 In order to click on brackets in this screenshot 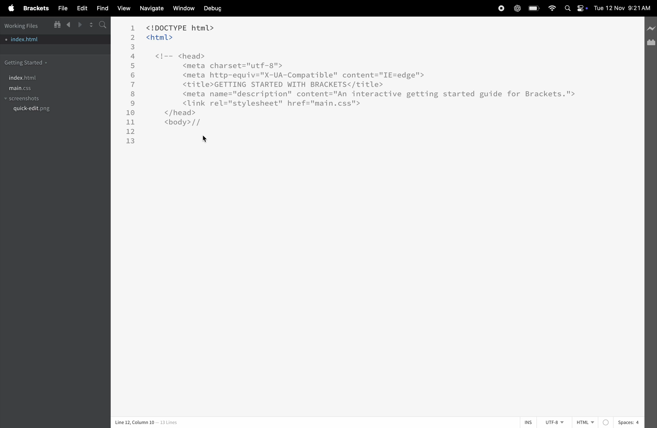, I will do `click(35, 8)`.